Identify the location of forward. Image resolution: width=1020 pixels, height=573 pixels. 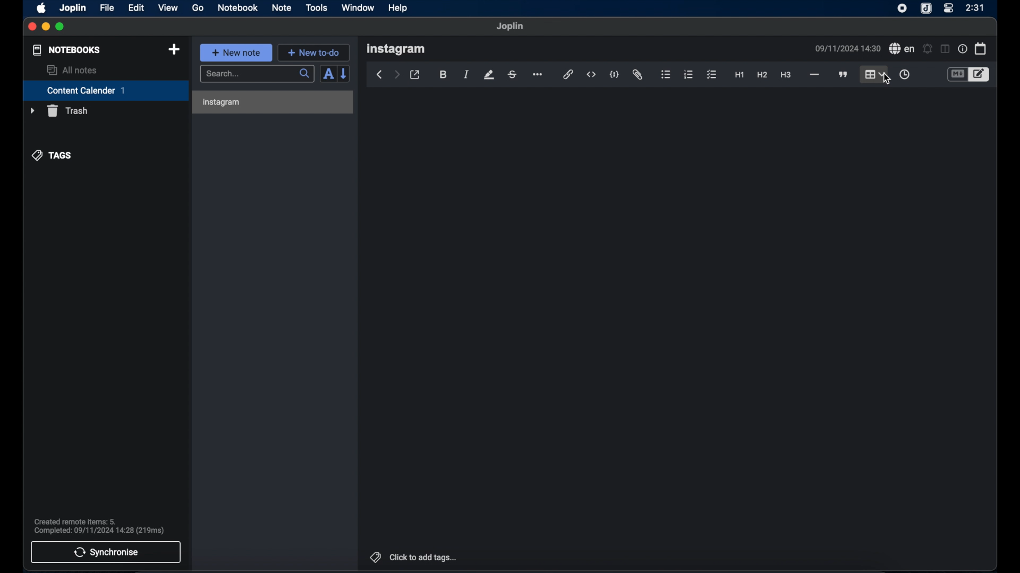
(396, 75).